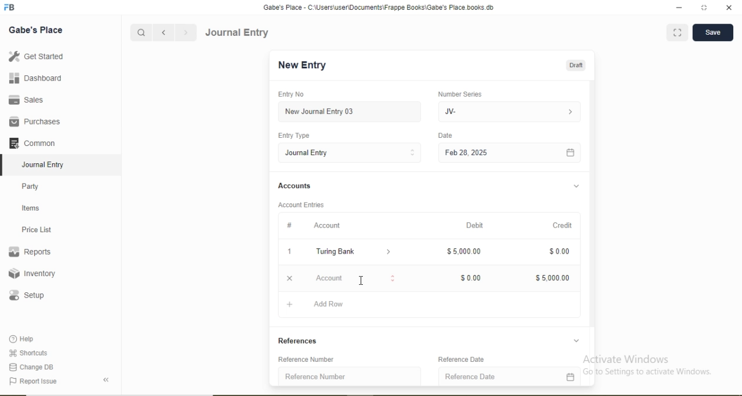 The width and height of the screenshot is (742, 396). Describe the element at coordinates (553, 278) in the screenshot. I see `$5,000.00` at that location.